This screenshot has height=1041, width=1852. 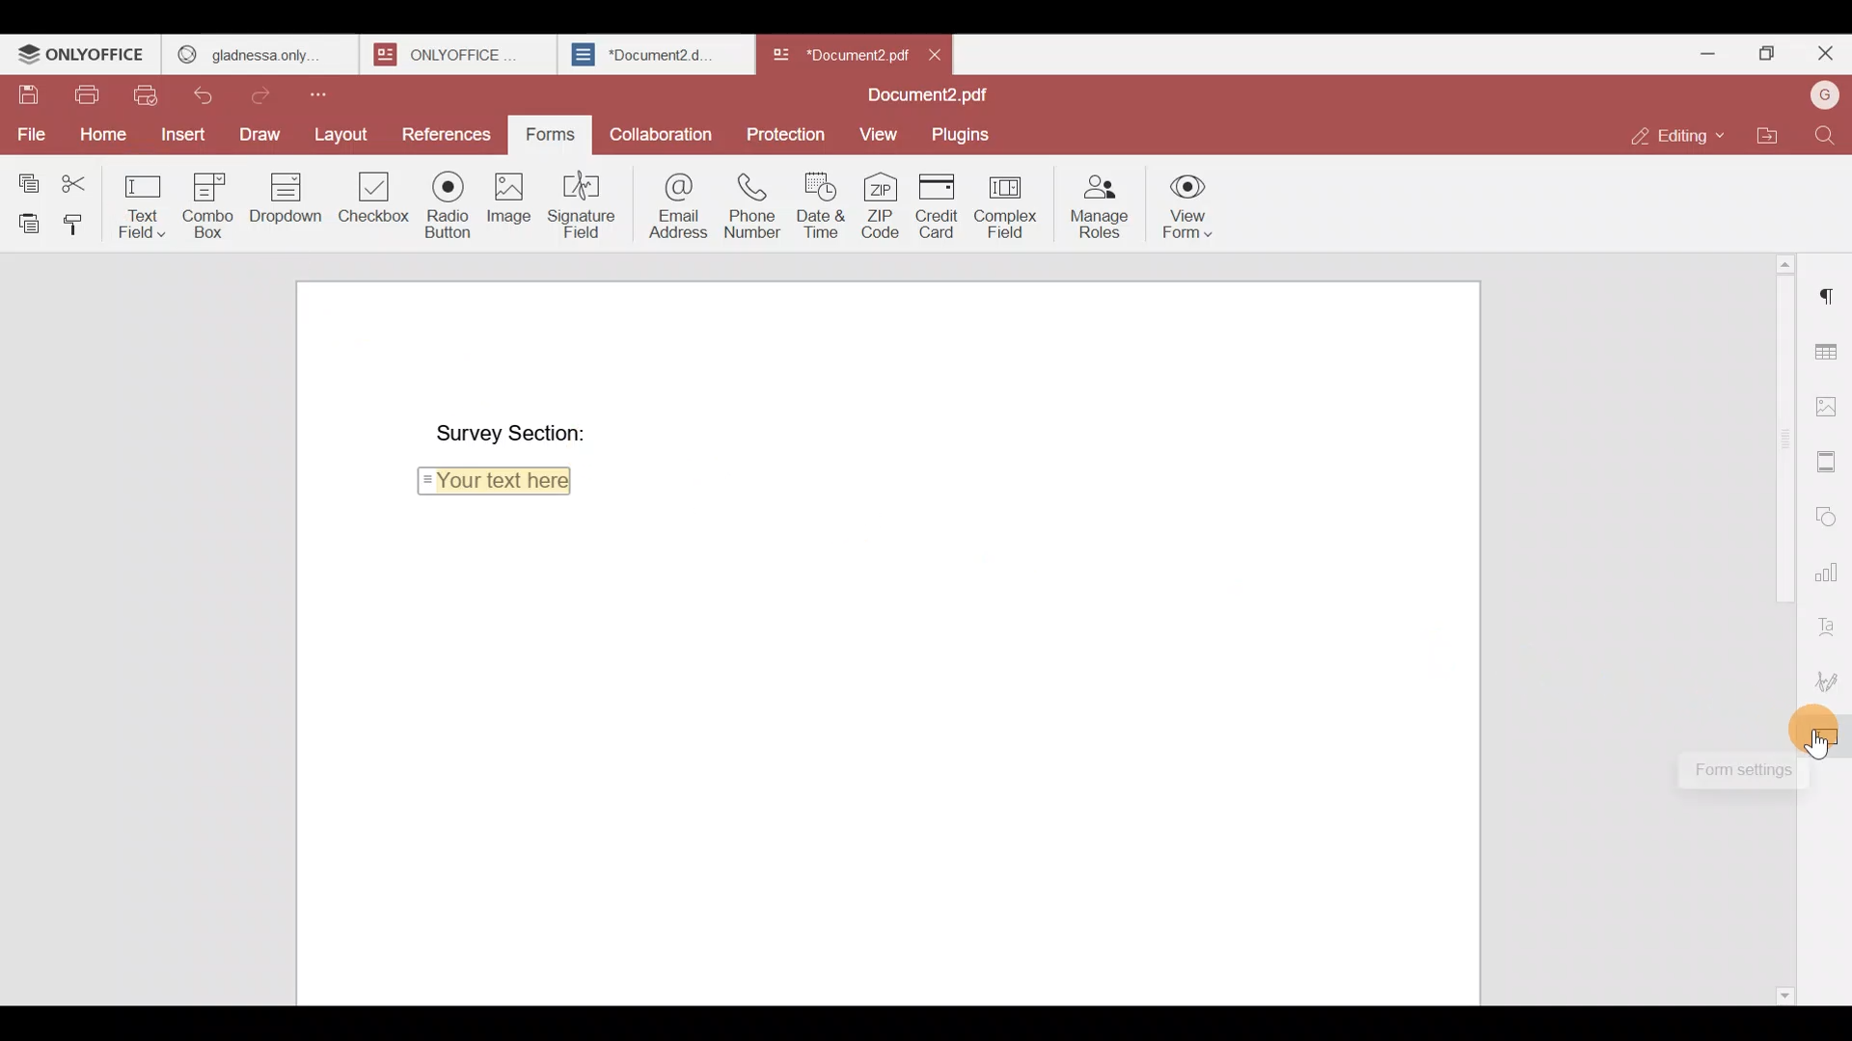 What do you see at coordinates (369, 202) in the screenshot?
I see `Checkbox` at bounding box center [369, 202].